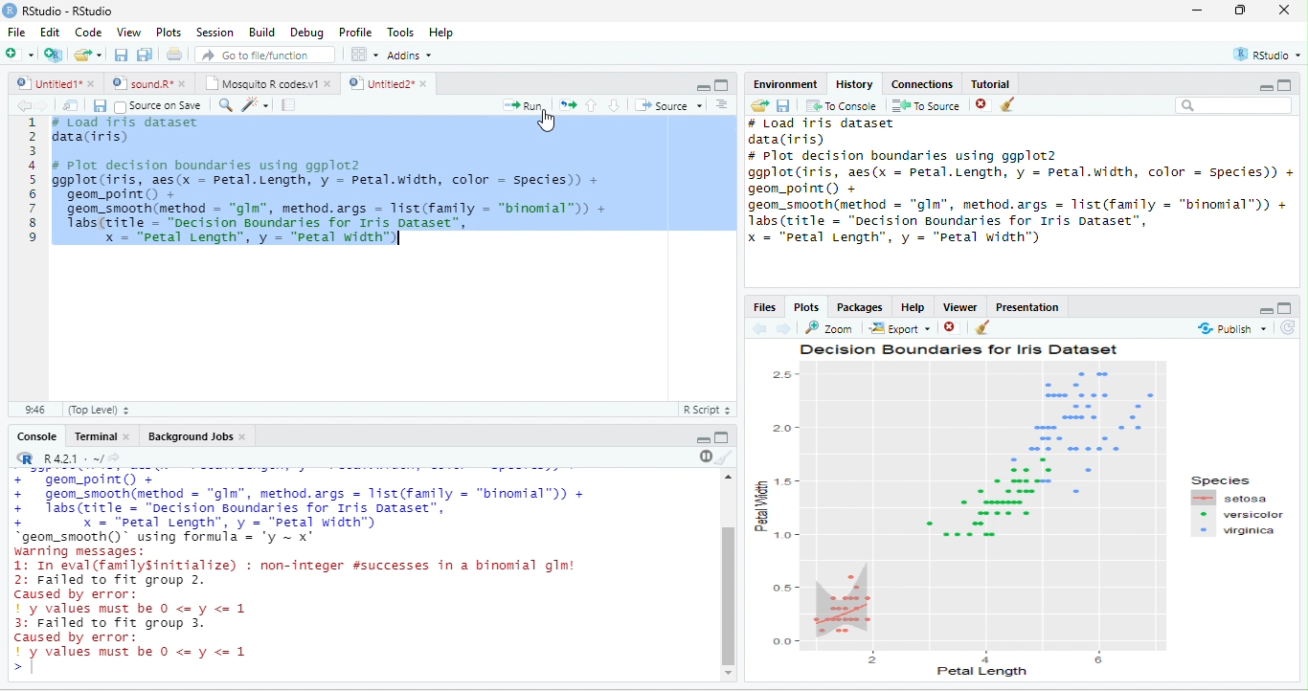 The image size is (1308, 691). I want to click on close, so click(184, 84).